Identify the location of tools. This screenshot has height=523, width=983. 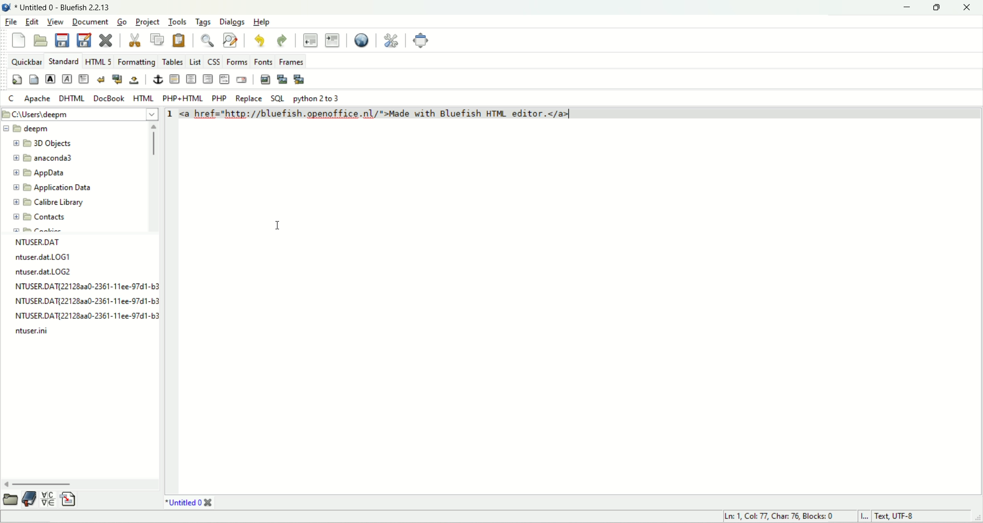
(178, 20).